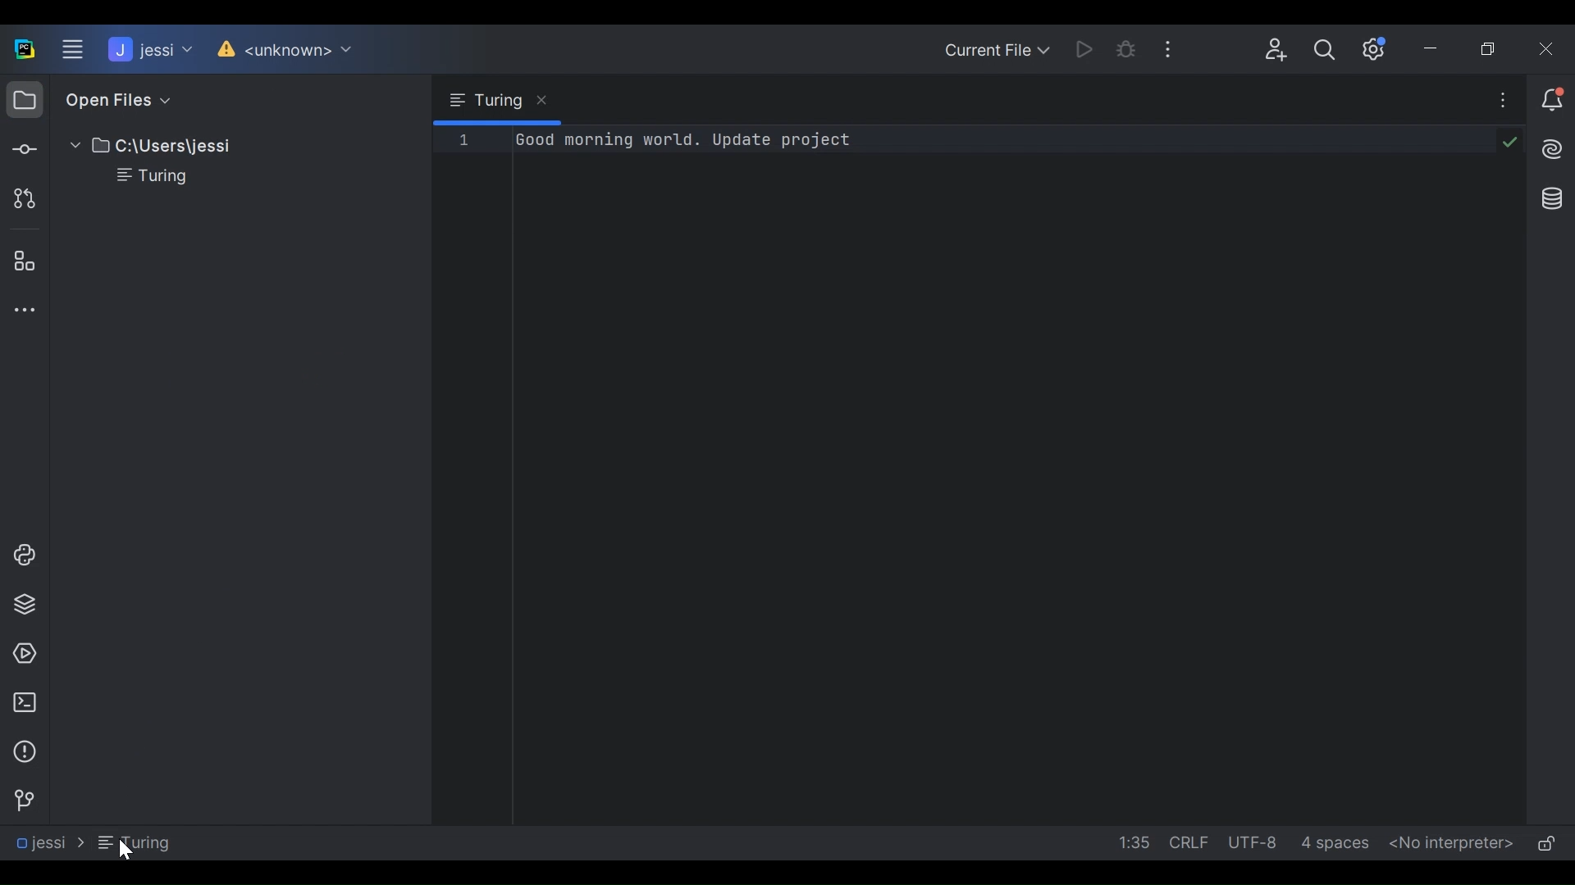 The height and width of the screenshot is (885, 1575). I want to click on Minimize, so click(1436, 48).